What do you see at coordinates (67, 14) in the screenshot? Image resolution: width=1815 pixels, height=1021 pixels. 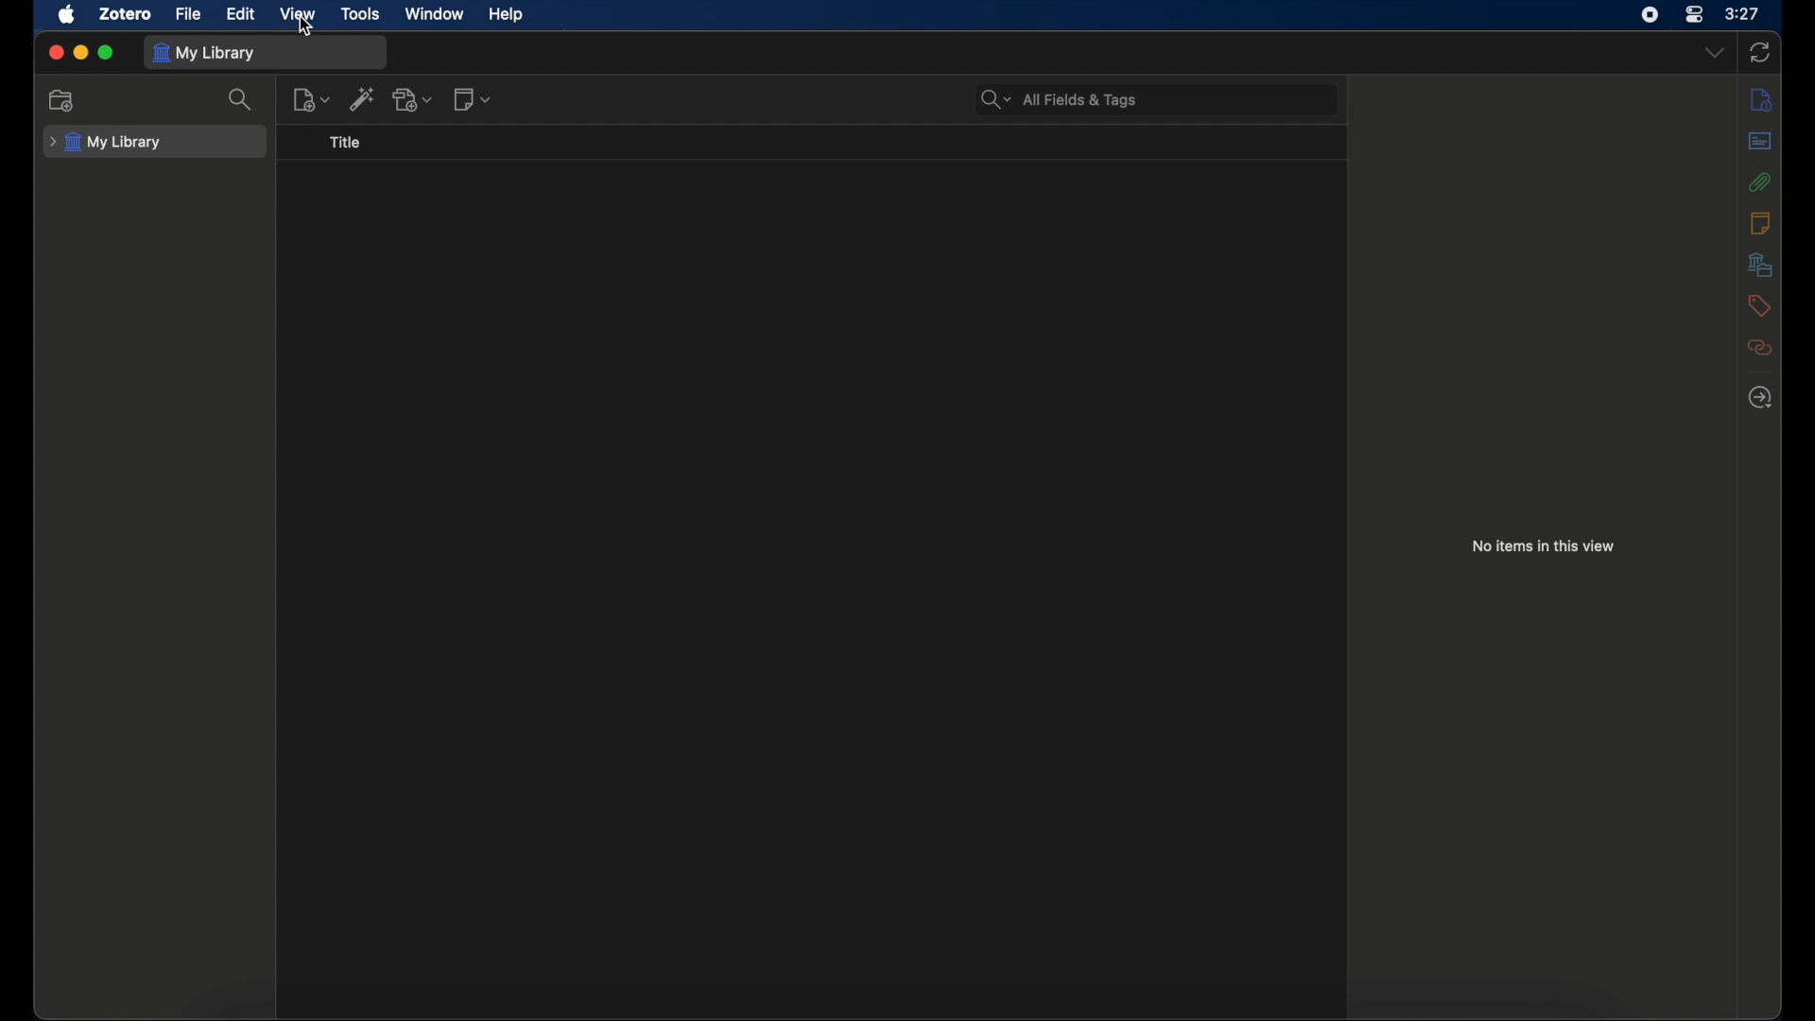 I see `apple` at bounding box center [67, 14].